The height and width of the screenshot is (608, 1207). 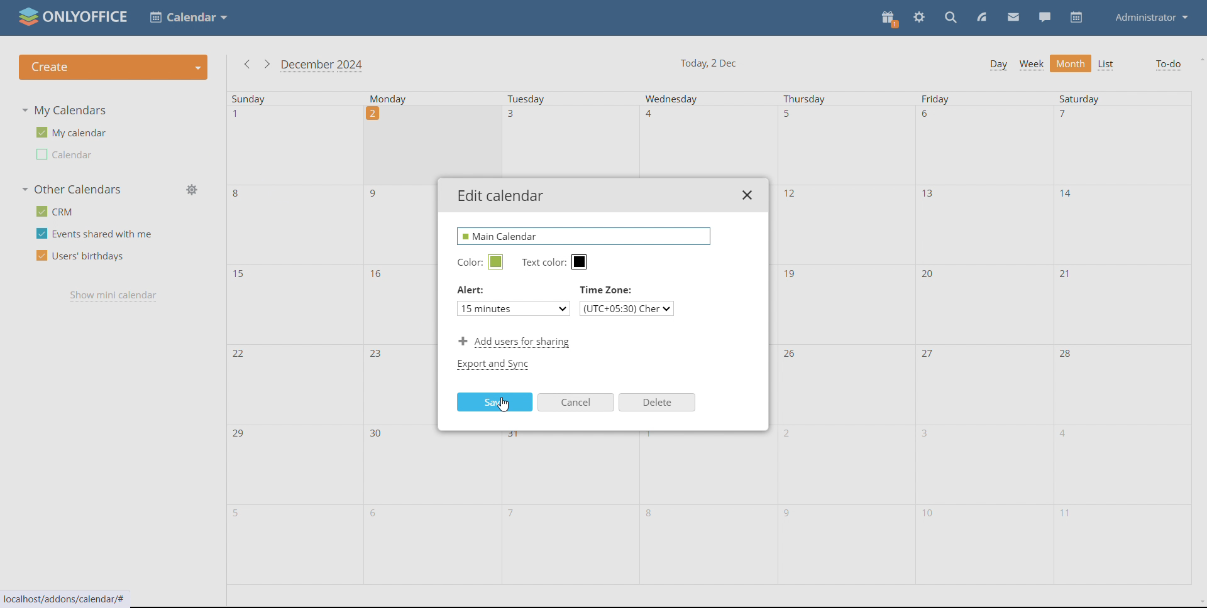 I want to click on month view, so click(x=1070, y=63).